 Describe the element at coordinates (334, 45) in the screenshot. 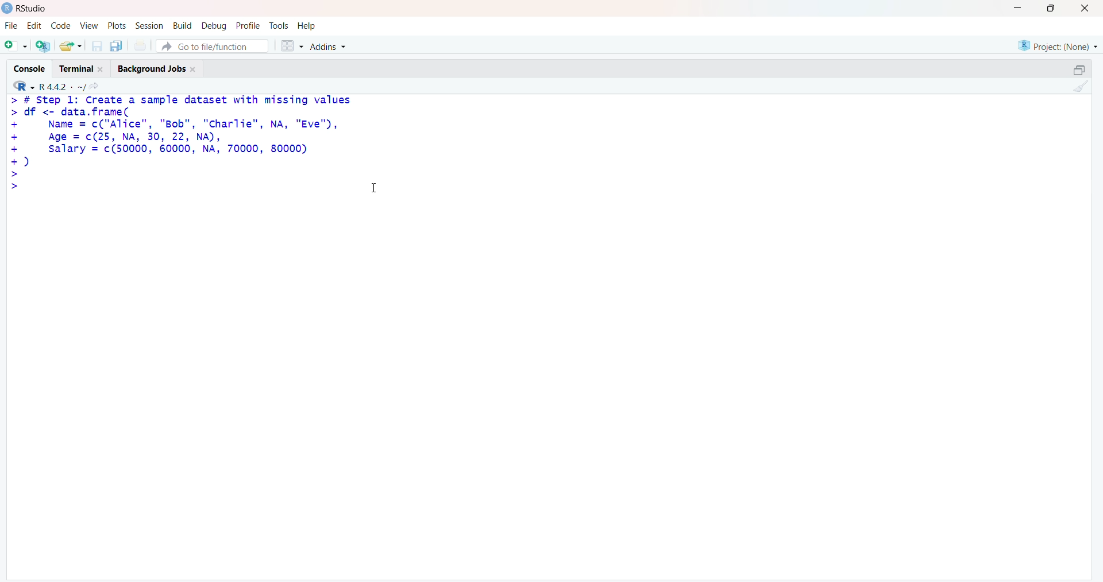

I see `Addins` at that location.